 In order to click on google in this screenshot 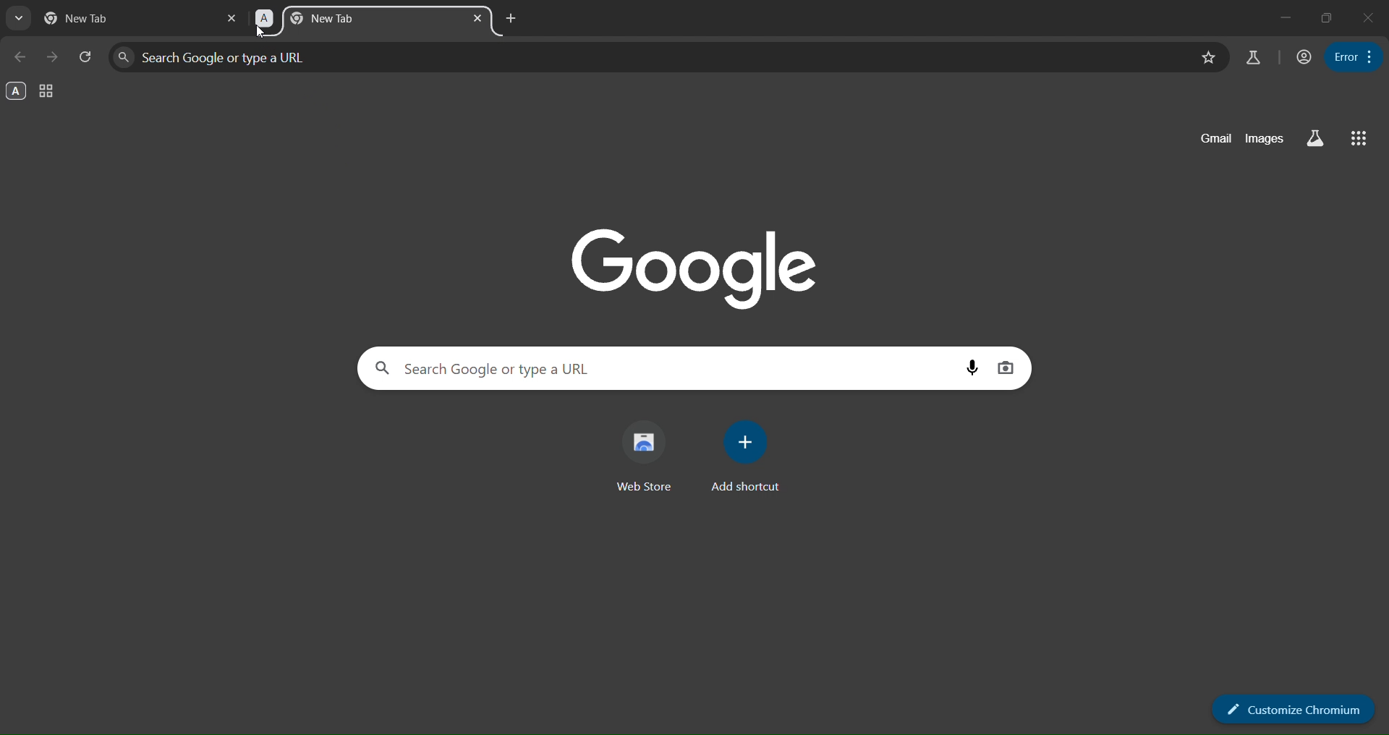, I will do `click(702, 264)`.